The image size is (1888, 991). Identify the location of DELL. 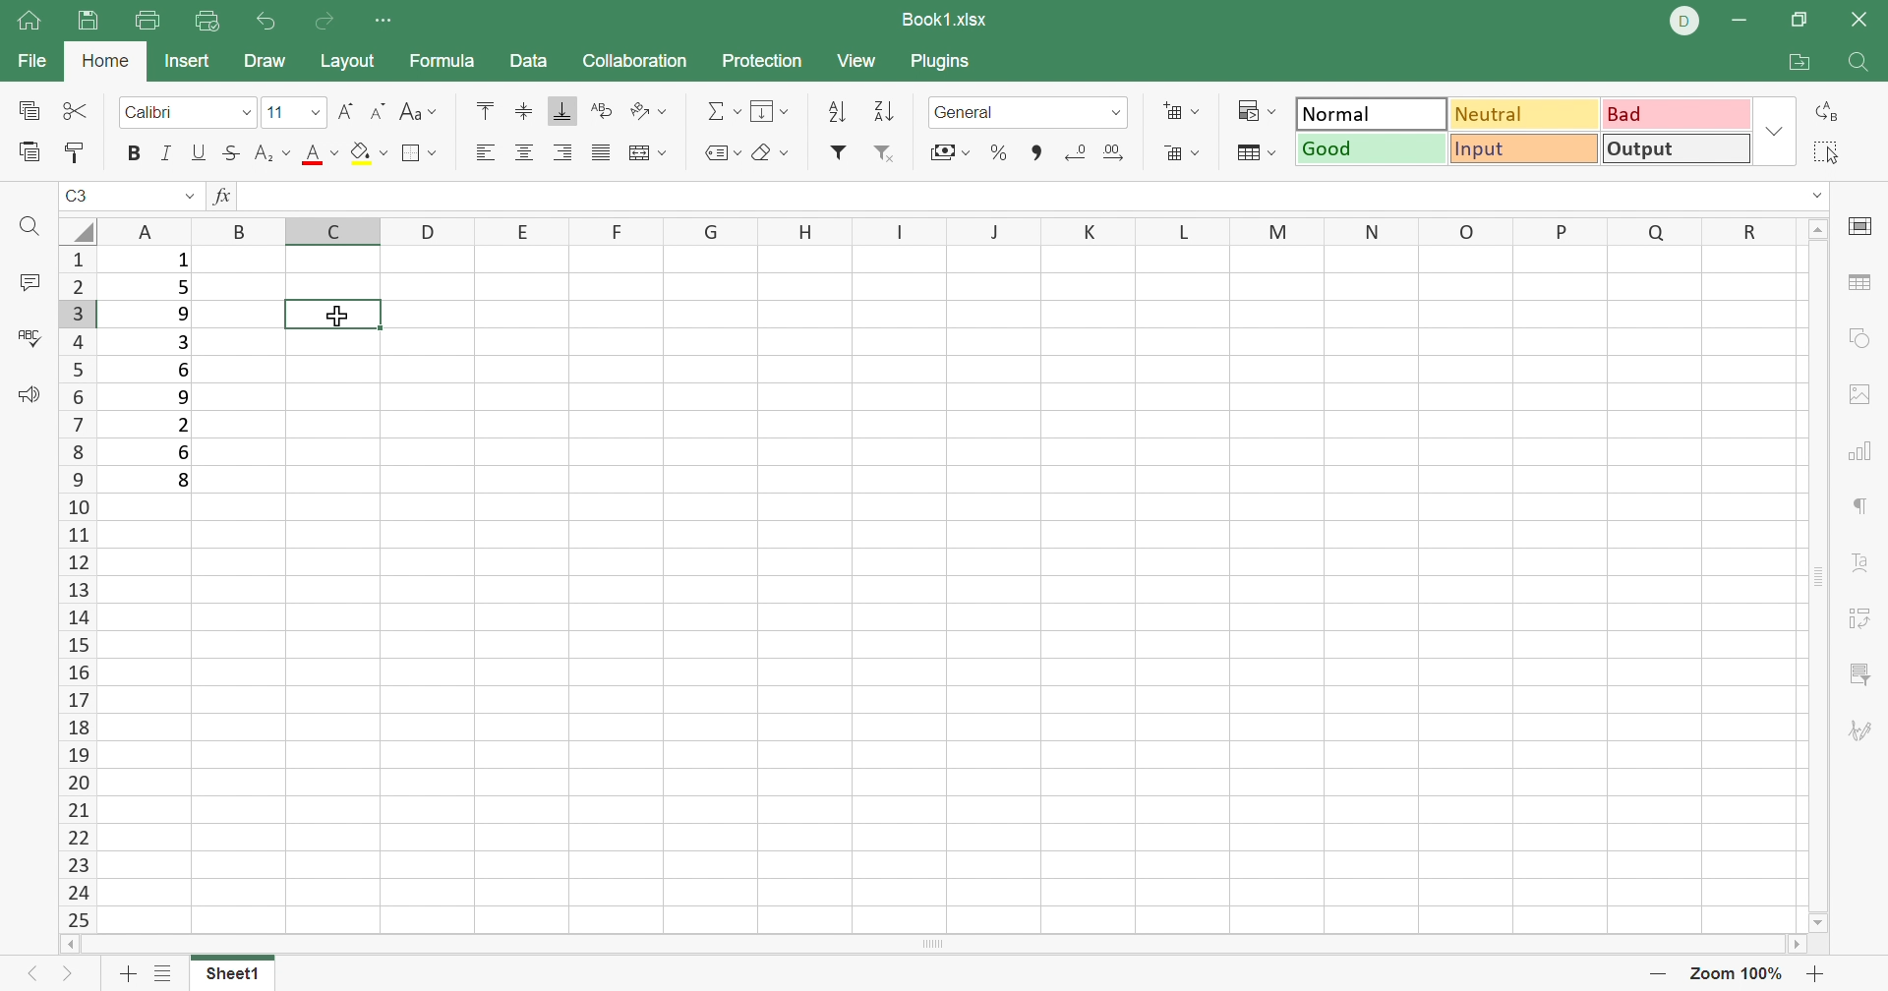
(1682, 22).